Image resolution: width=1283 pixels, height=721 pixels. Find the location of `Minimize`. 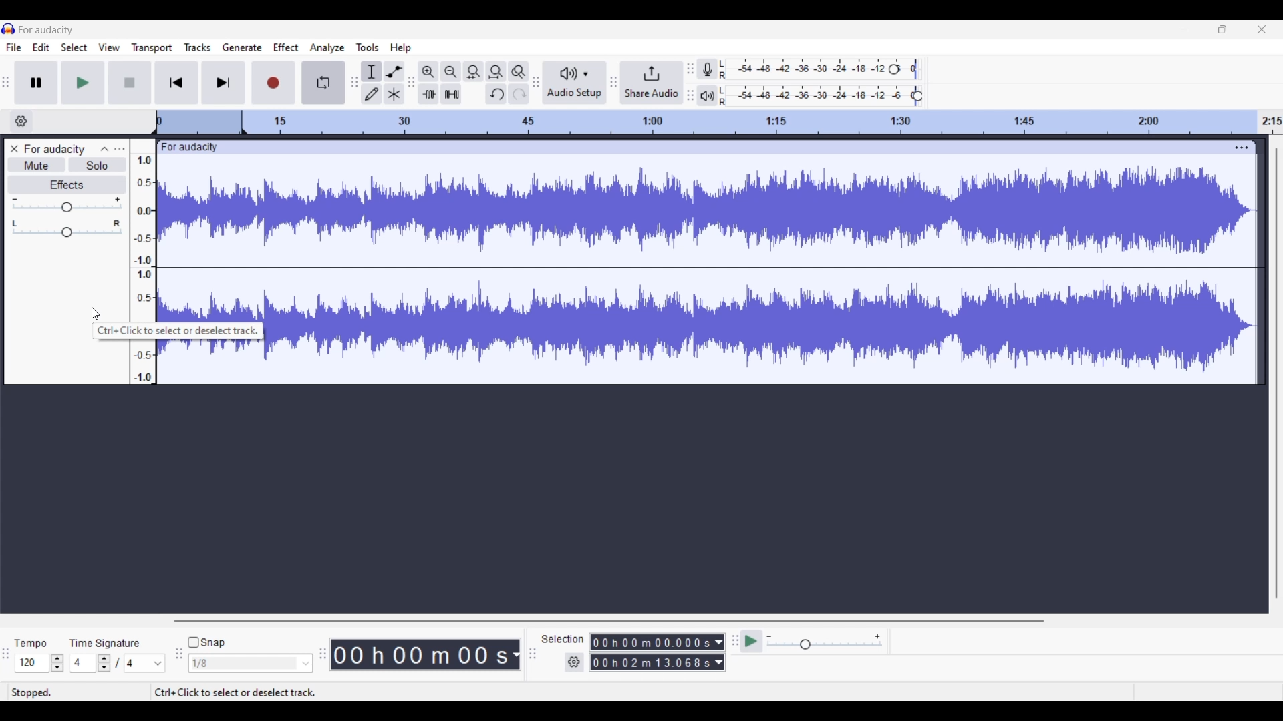

Minimize is located at coordinates (1183, 29).